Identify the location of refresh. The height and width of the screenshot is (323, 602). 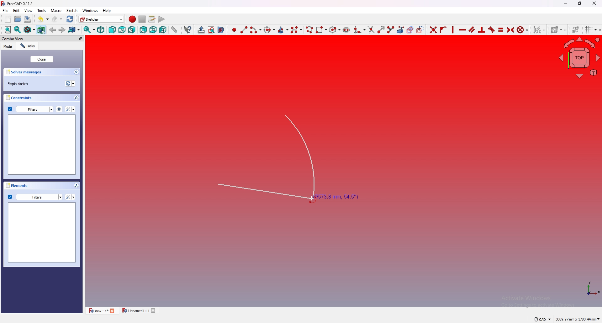
(70, 19).